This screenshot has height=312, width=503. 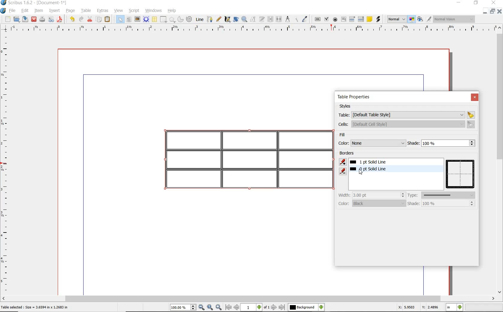 What do you see at coordinates (255, 307) in the screenshot?
I see `select current page` at bounding box center [255, 307].